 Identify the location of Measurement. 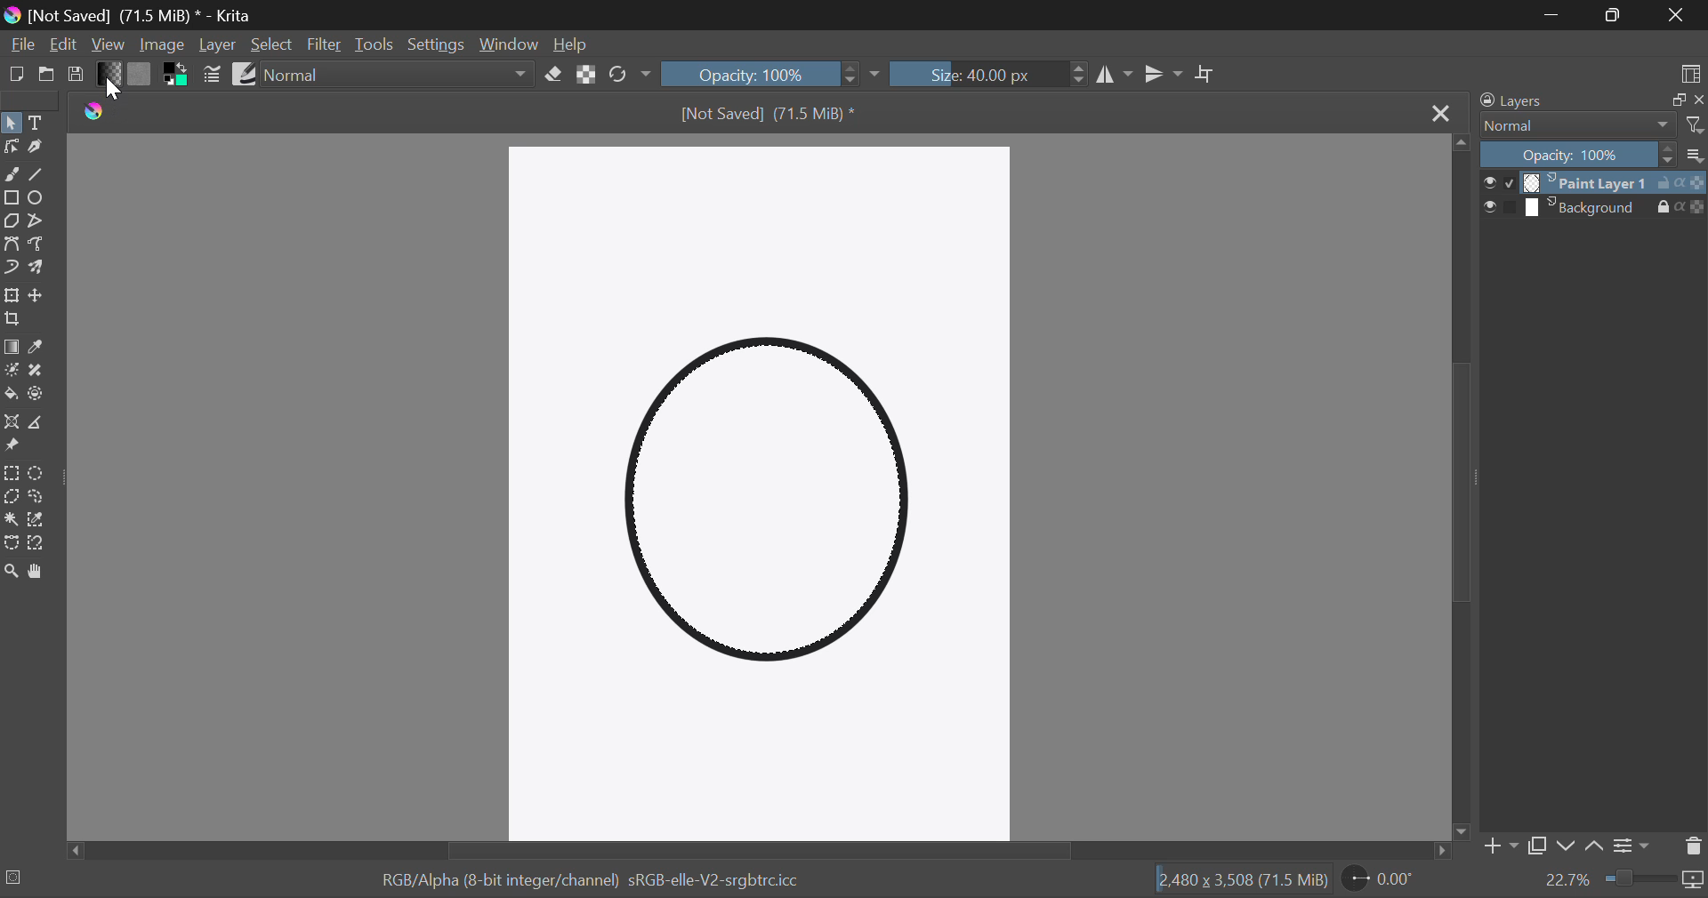
(42, 424).